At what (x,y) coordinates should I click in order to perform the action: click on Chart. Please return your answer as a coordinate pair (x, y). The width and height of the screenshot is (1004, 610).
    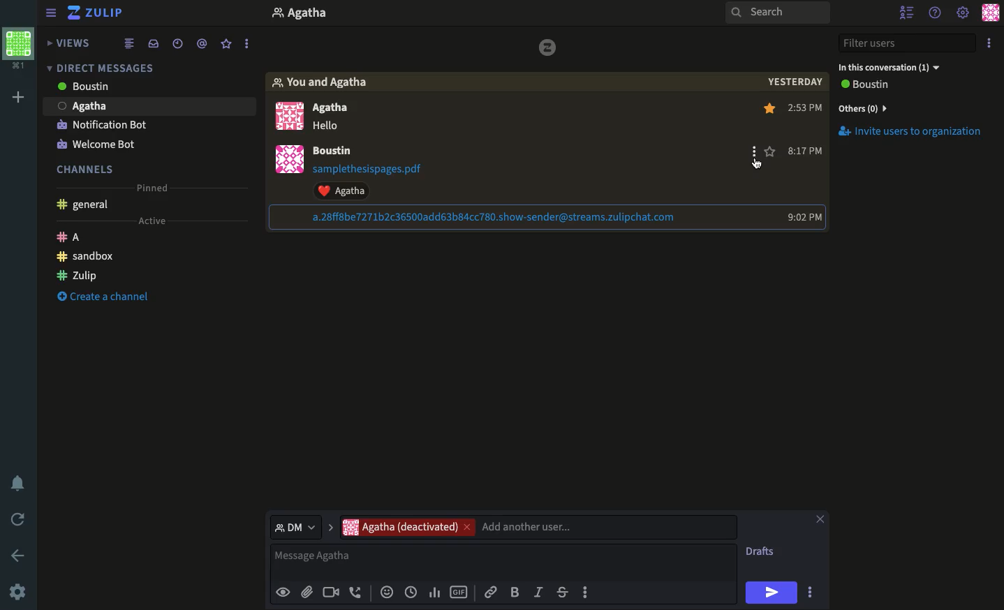
    Looking at the image, I should click on (435, 593).